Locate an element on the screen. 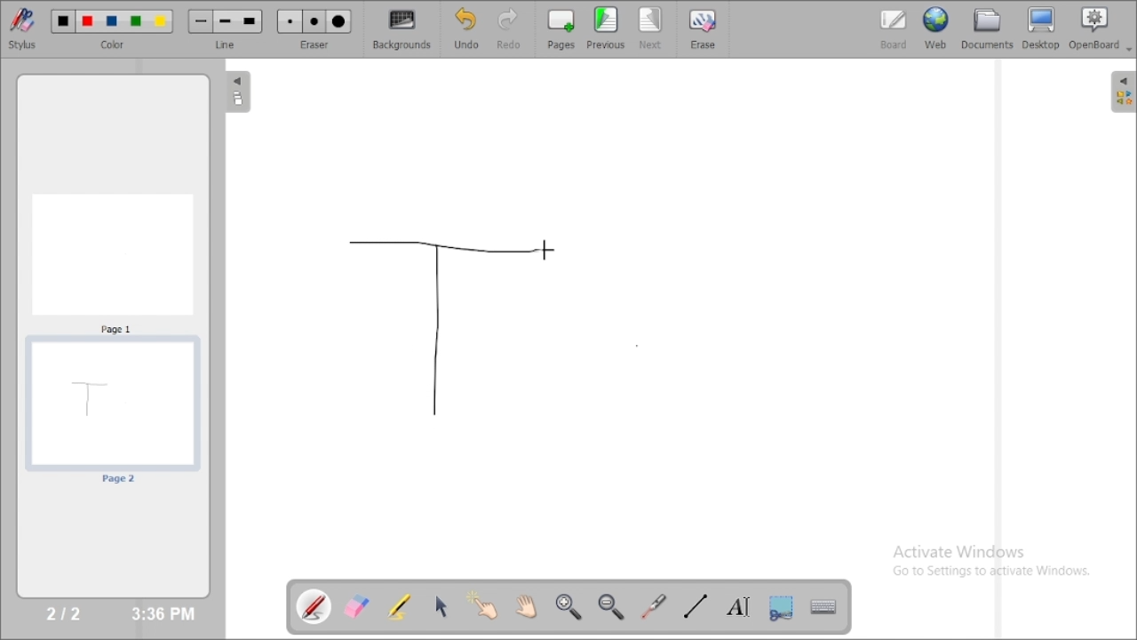  board is located at coordinates (894, 29).